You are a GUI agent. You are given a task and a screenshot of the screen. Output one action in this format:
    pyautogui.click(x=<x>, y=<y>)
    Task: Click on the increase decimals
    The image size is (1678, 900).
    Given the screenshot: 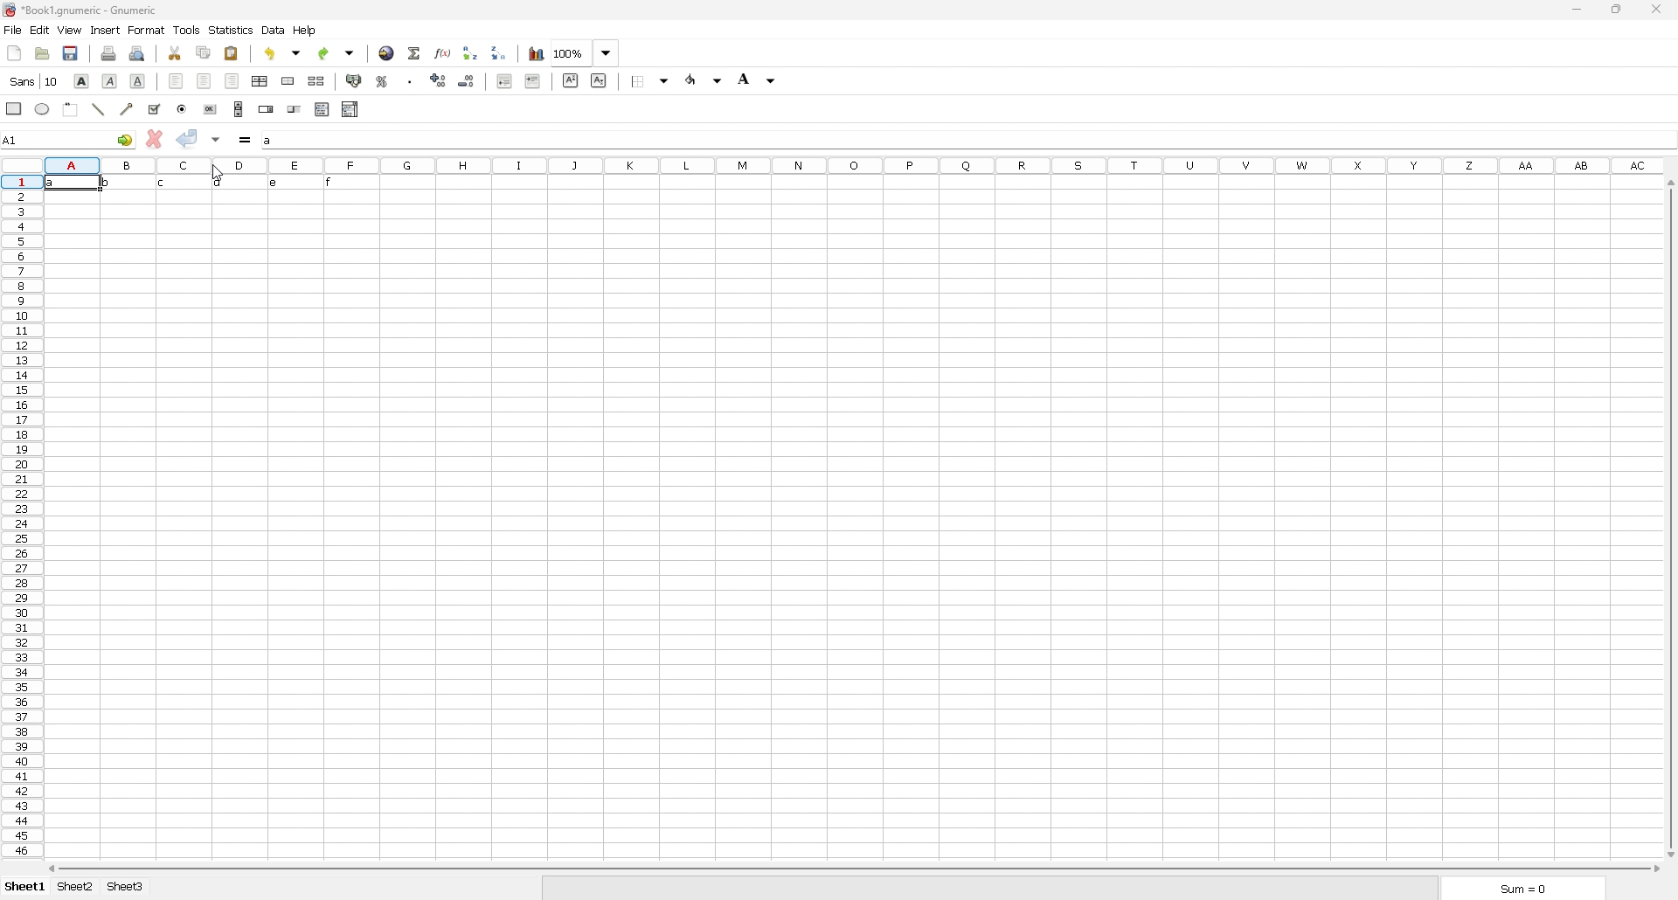 What is the action you would take?
    pyautogui.click(x=440, y=80)
    